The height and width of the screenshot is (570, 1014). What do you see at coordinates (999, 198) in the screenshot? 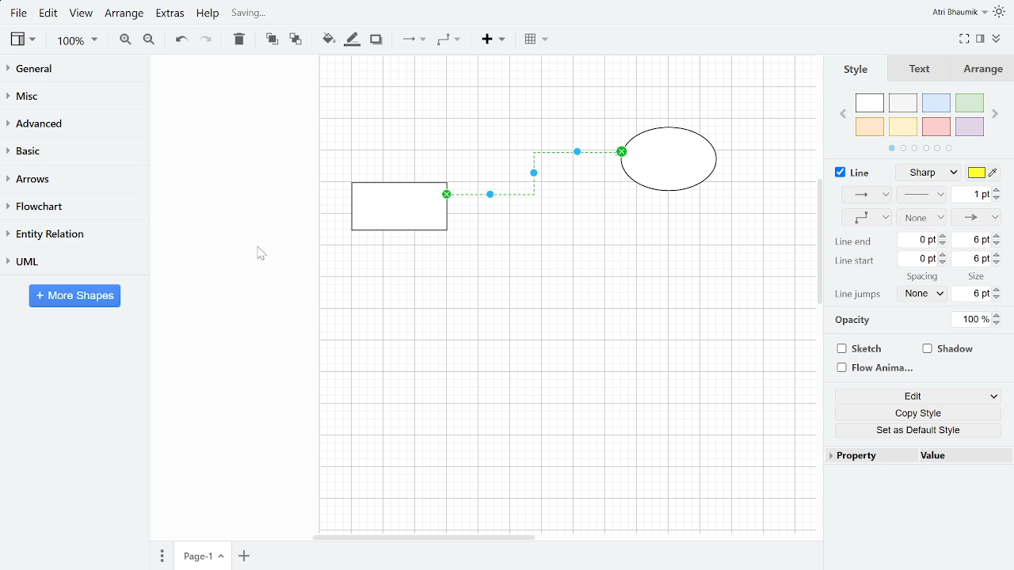
I see `Decrease line width` at bounding box center [999, 198].